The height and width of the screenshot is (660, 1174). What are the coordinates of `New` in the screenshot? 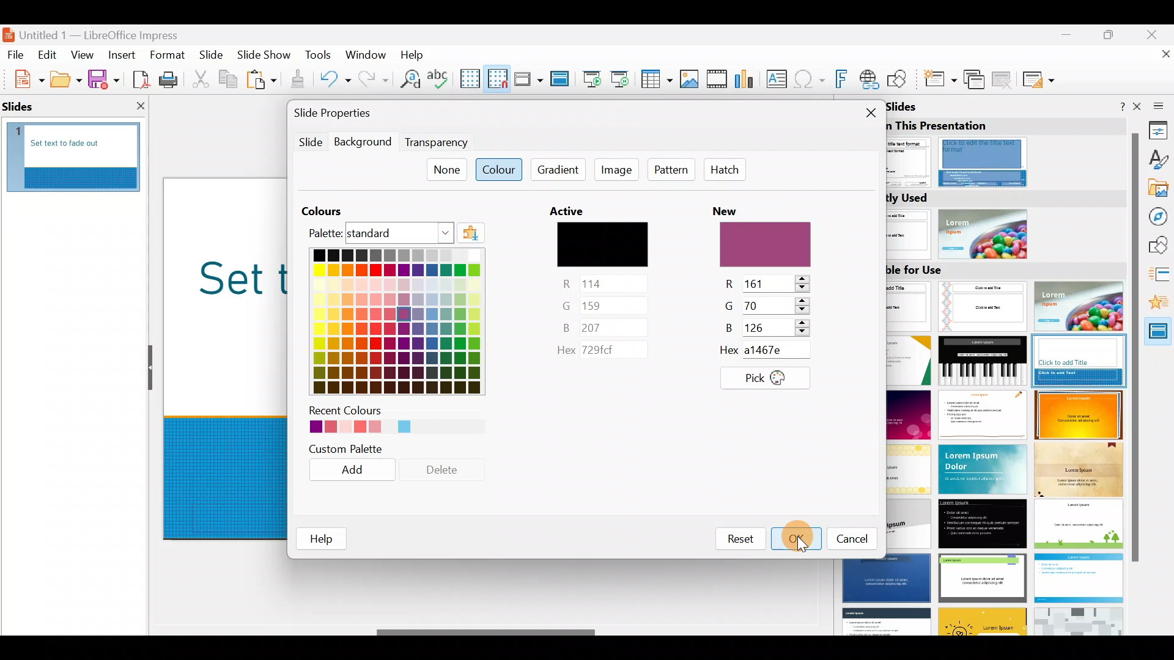 It's located at (23, 78).